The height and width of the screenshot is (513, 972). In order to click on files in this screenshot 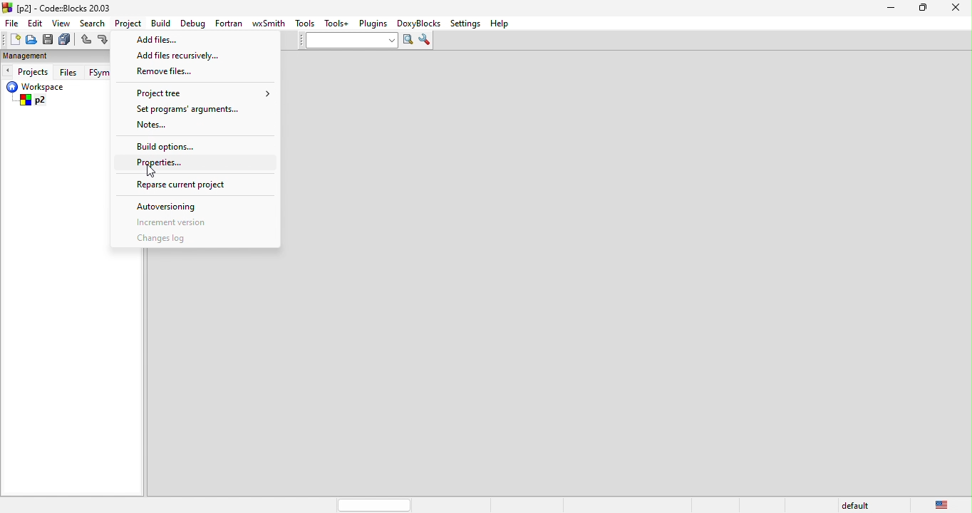, I will do `click(71, 71)`.